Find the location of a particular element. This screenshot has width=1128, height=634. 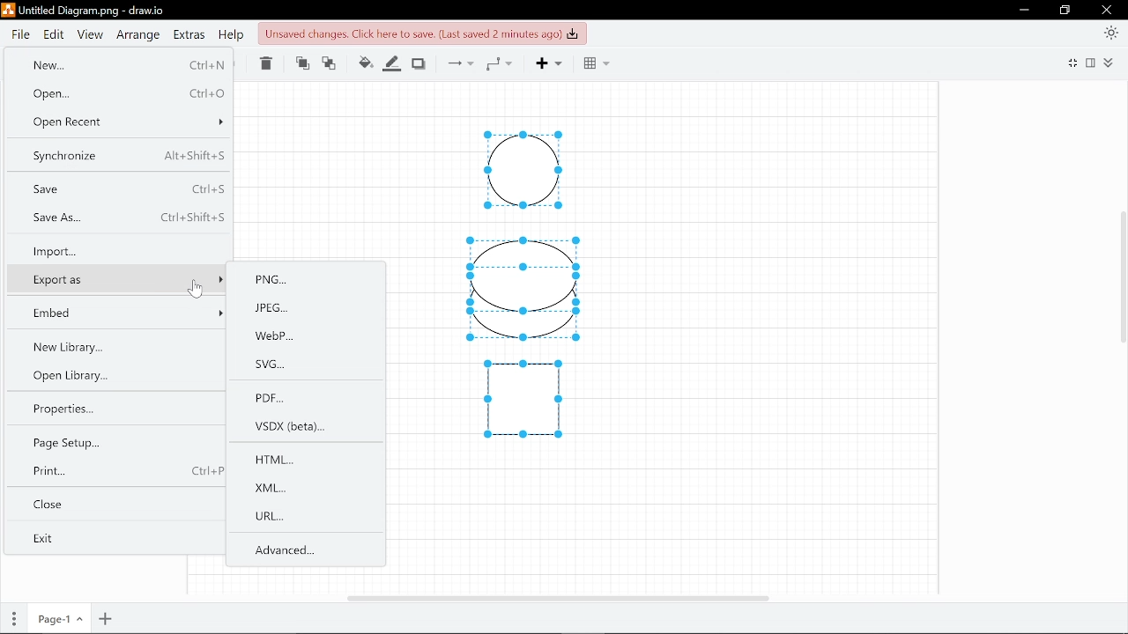

Click to save changes is located at coordinates (422, 33).